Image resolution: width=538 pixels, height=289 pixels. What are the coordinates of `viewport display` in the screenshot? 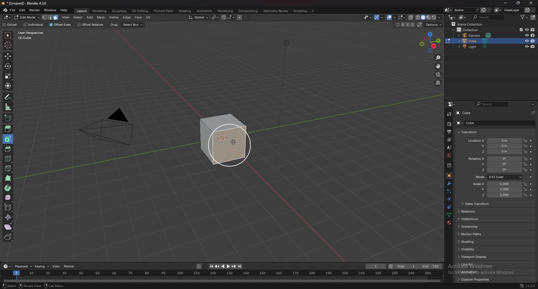 It's located at (474, 257).